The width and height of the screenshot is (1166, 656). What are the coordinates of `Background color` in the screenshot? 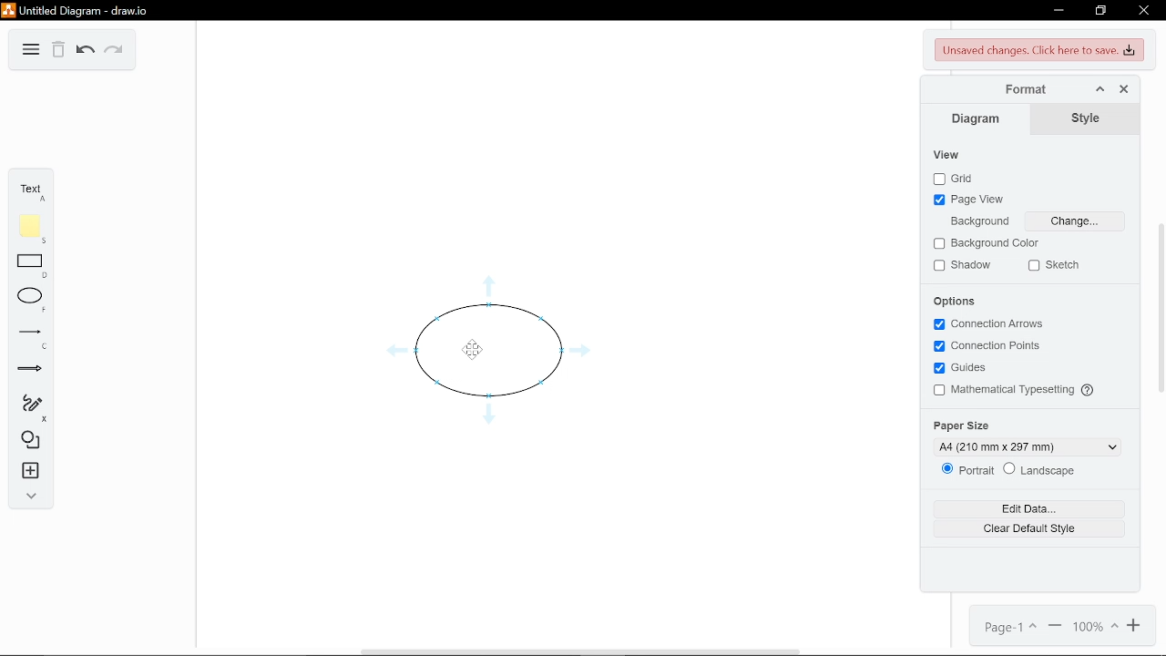 It's located at (997, 243).